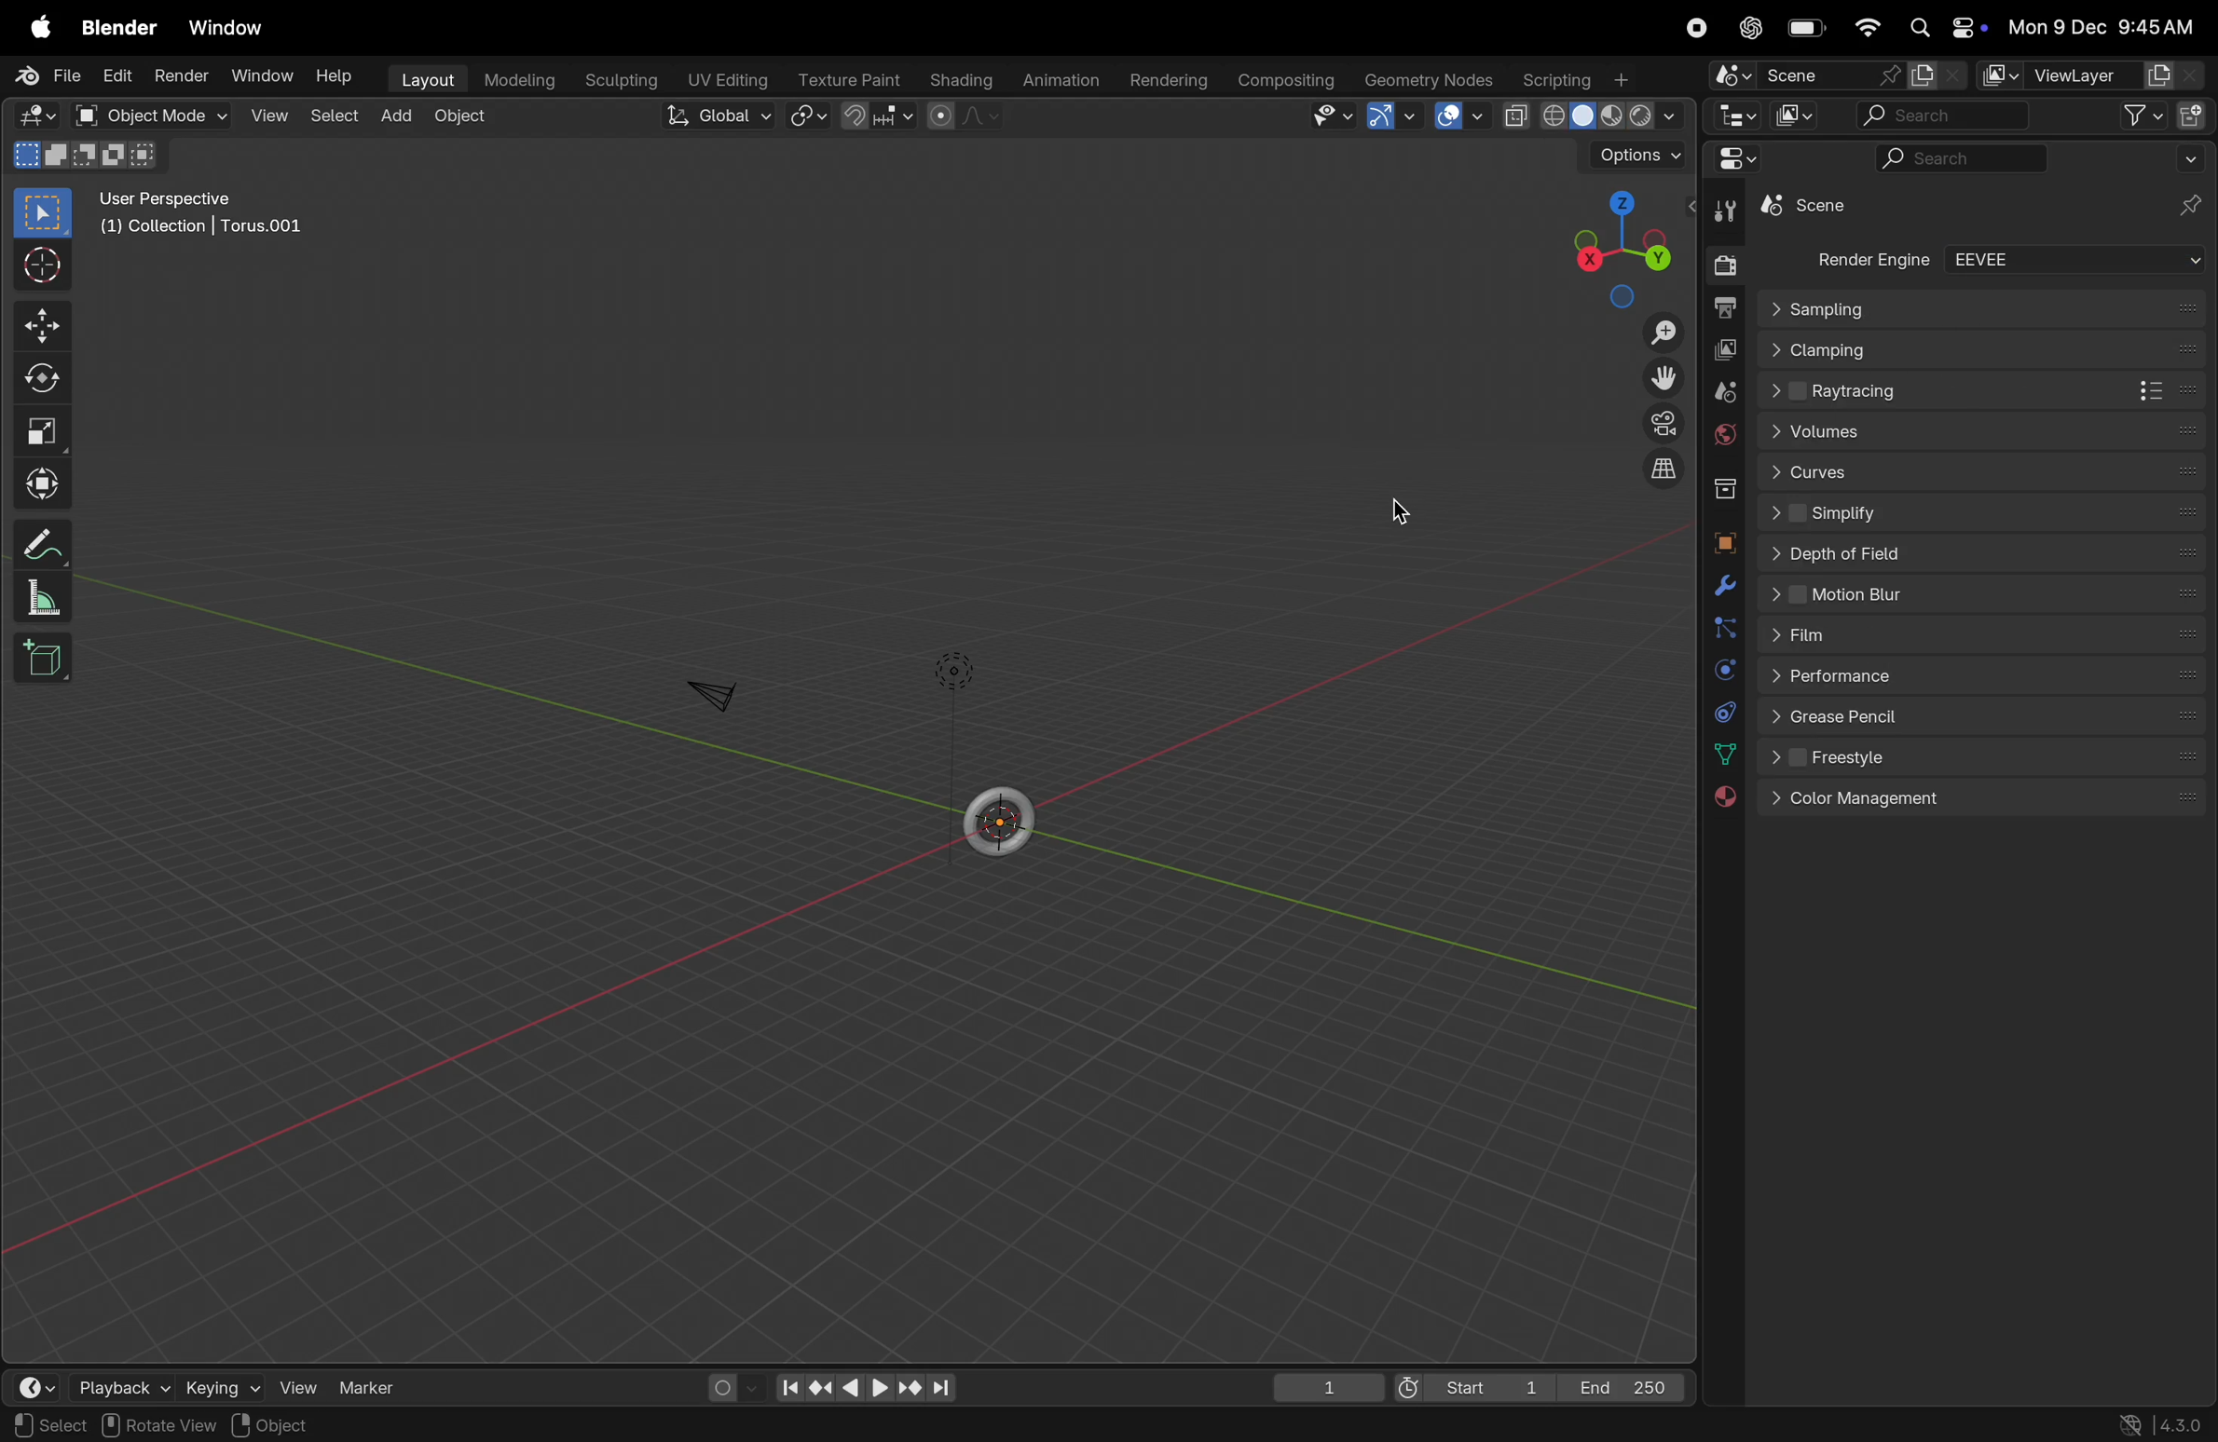 The height and width of the screenshot is (1442, 2218). What do you see at coordinates (1288, 81) in the screenshot?
I see `composting` at bounding box center [1288, 81].